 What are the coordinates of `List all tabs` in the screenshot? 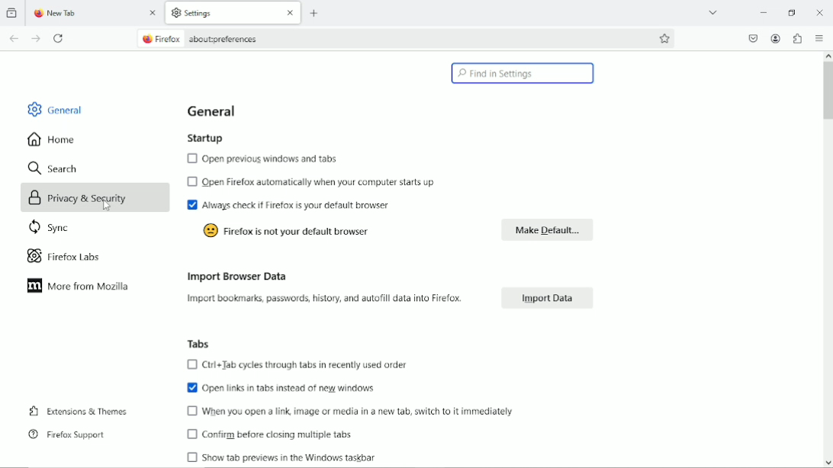 It's located at (712, 11).